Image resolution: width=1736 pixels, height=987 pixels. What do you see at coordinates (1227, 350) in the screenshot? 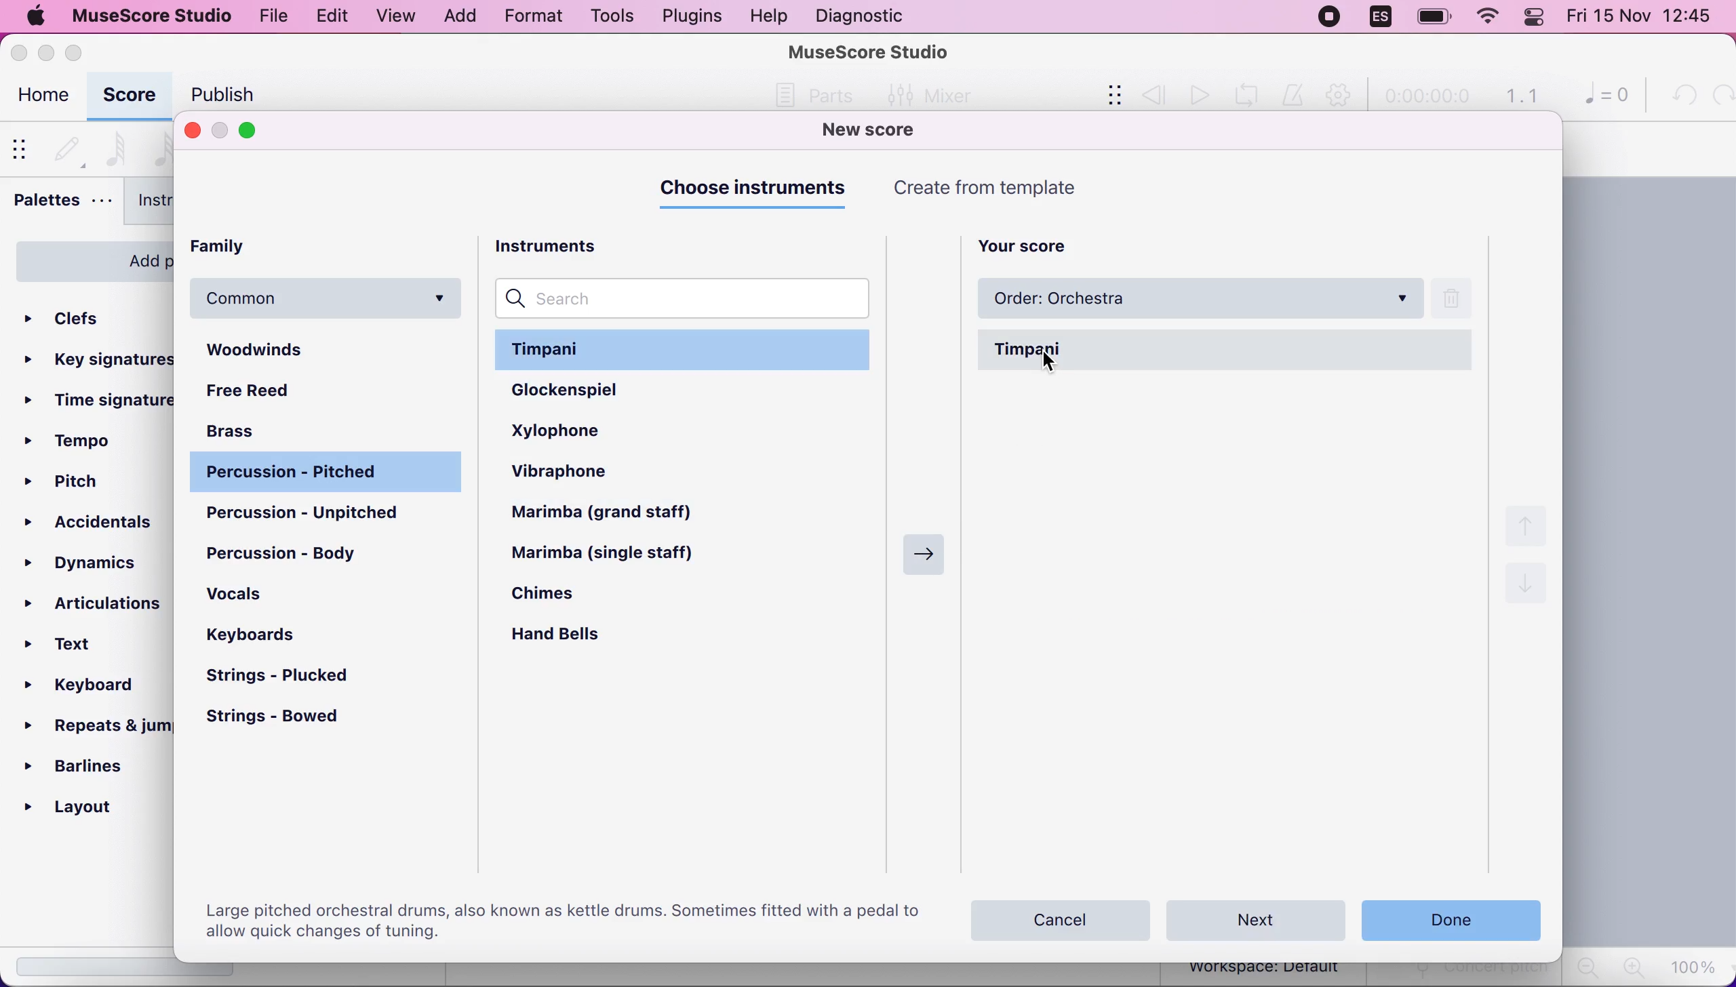
I see `timpani` at bounding box center [1227, 350].